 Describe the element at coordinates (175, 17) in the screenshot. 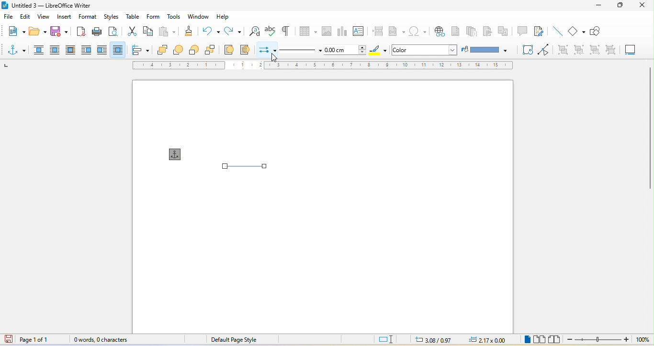

I see `tools` at that location.